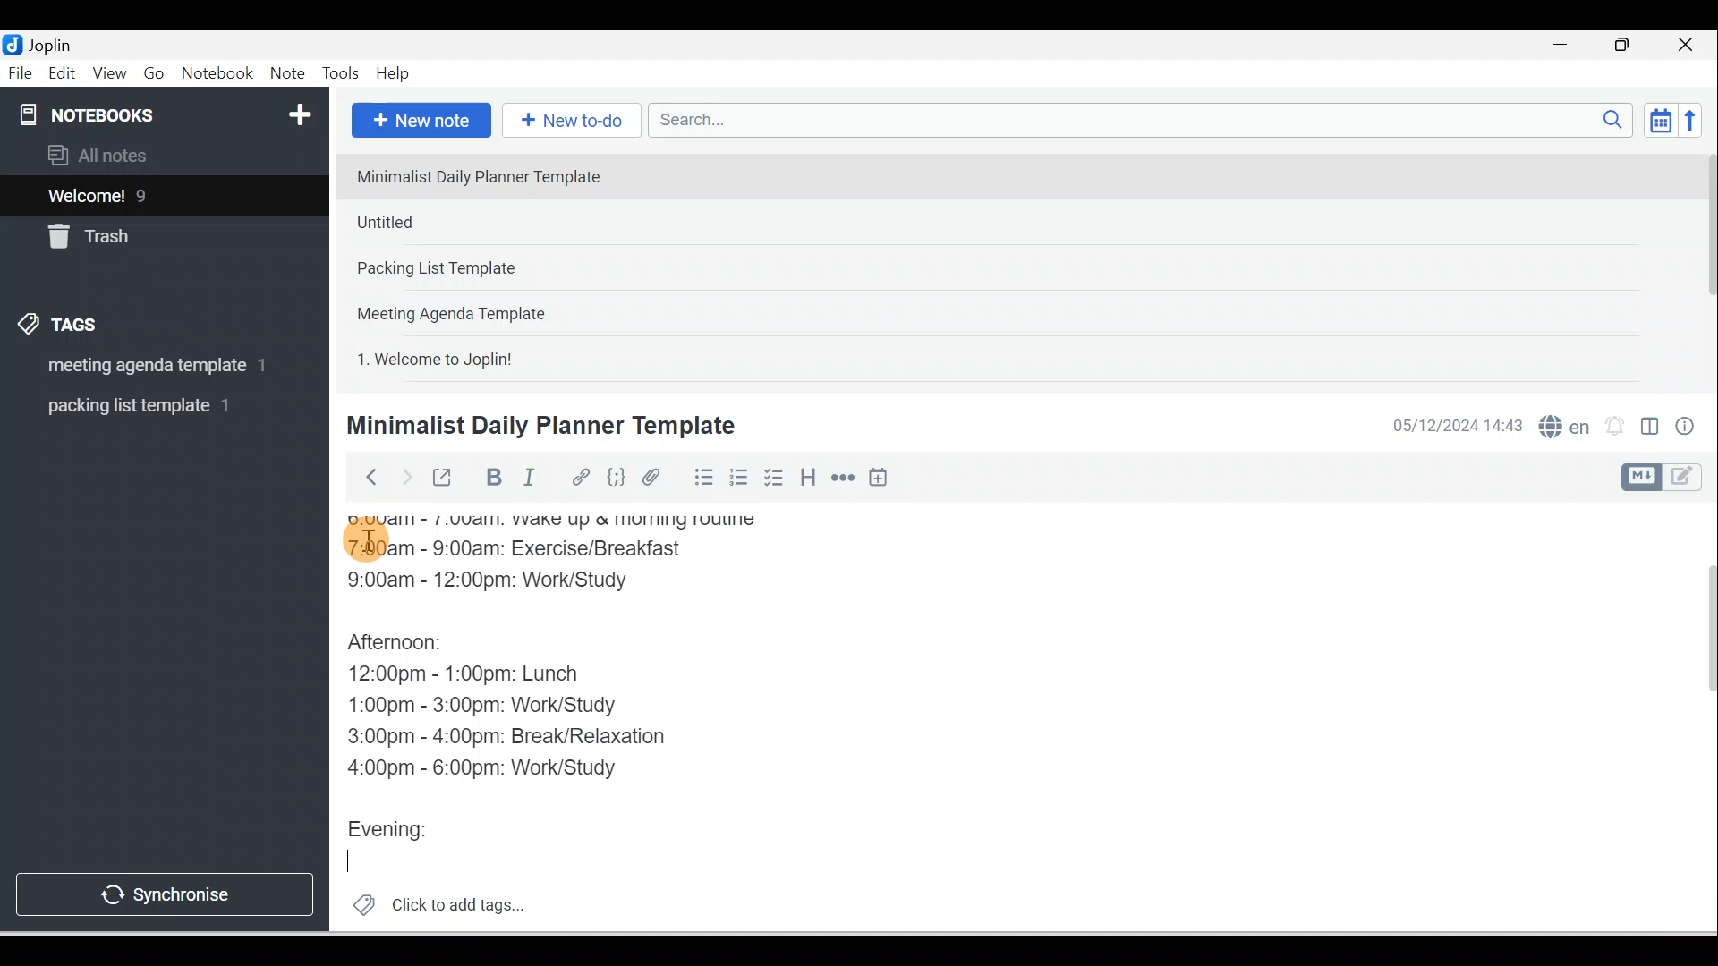 The height and width of the screenshot is (966, 1718). What do you see at coordinates (151, 406) in the screenshot?
I see `Tag 2` at bounding box center [151, 406].